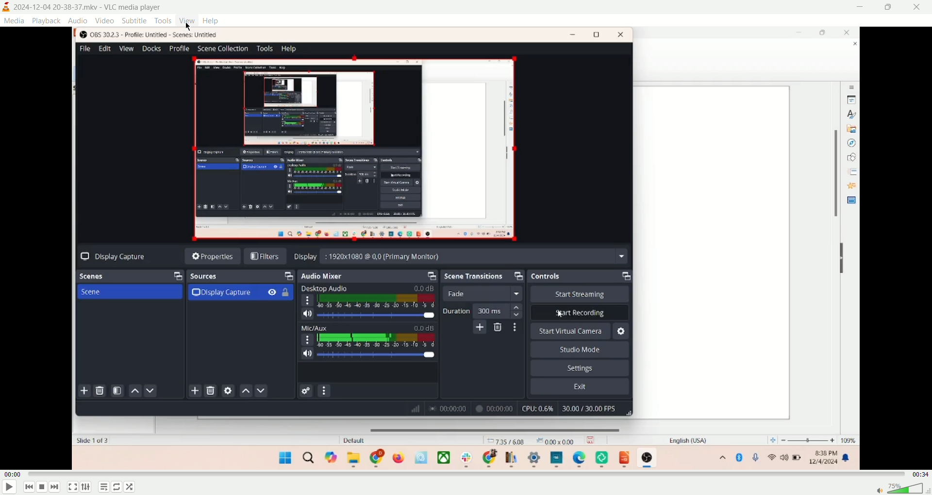 The height and width of the screenshot is (495, 932). What do you see at coordinates (14, 21) in the screenshot?
I see `media` at bounding box center [14, 21].